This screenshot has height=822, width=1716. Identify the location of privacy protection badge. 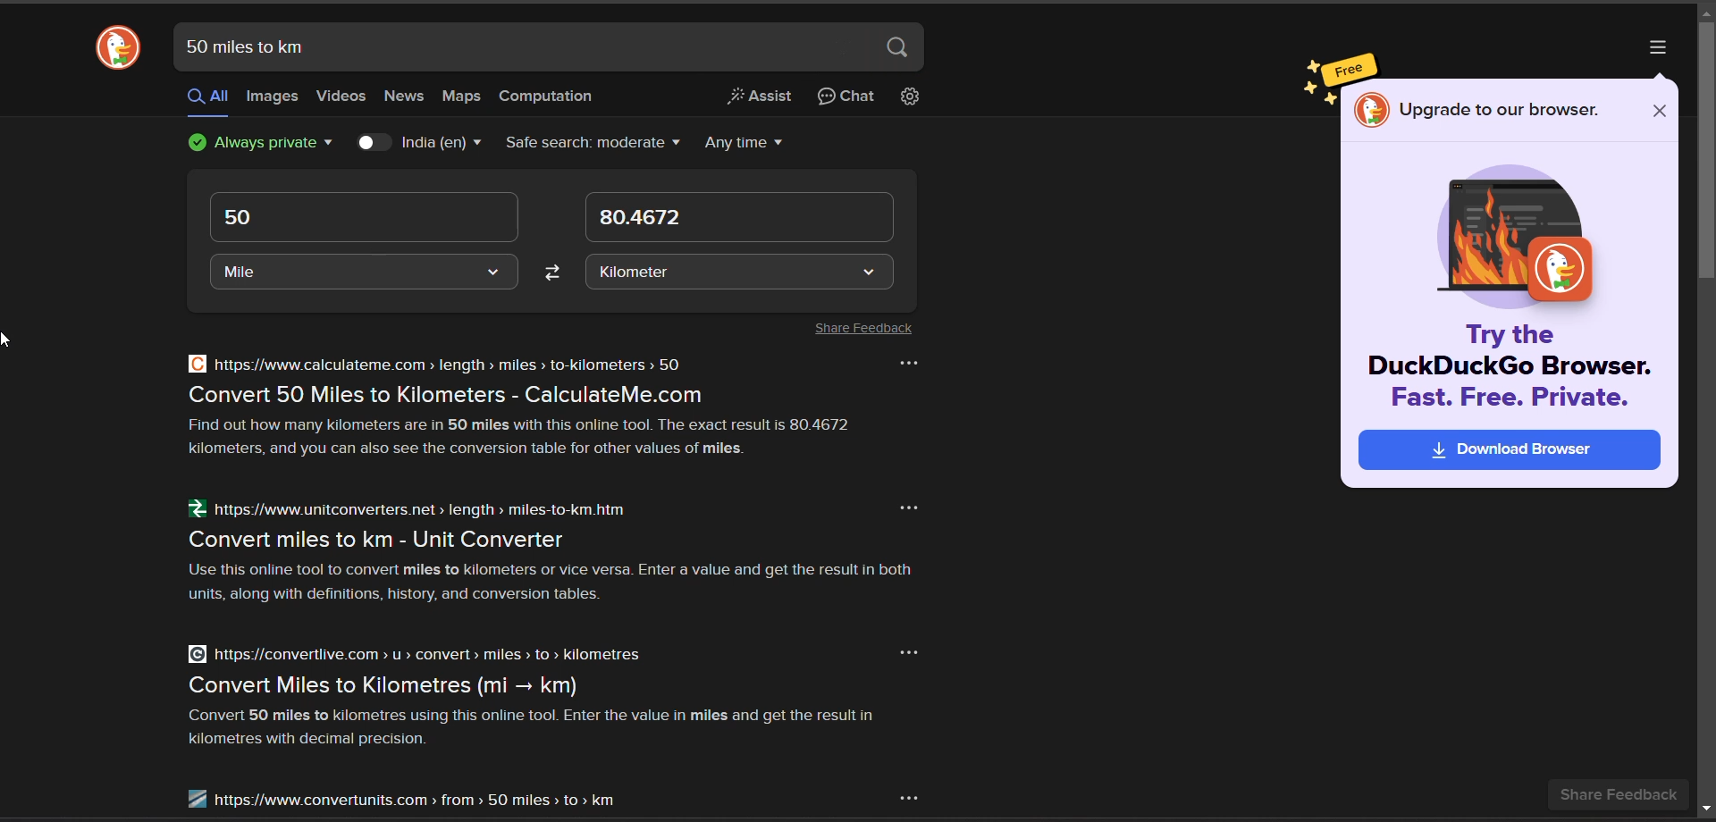
(264, 143).